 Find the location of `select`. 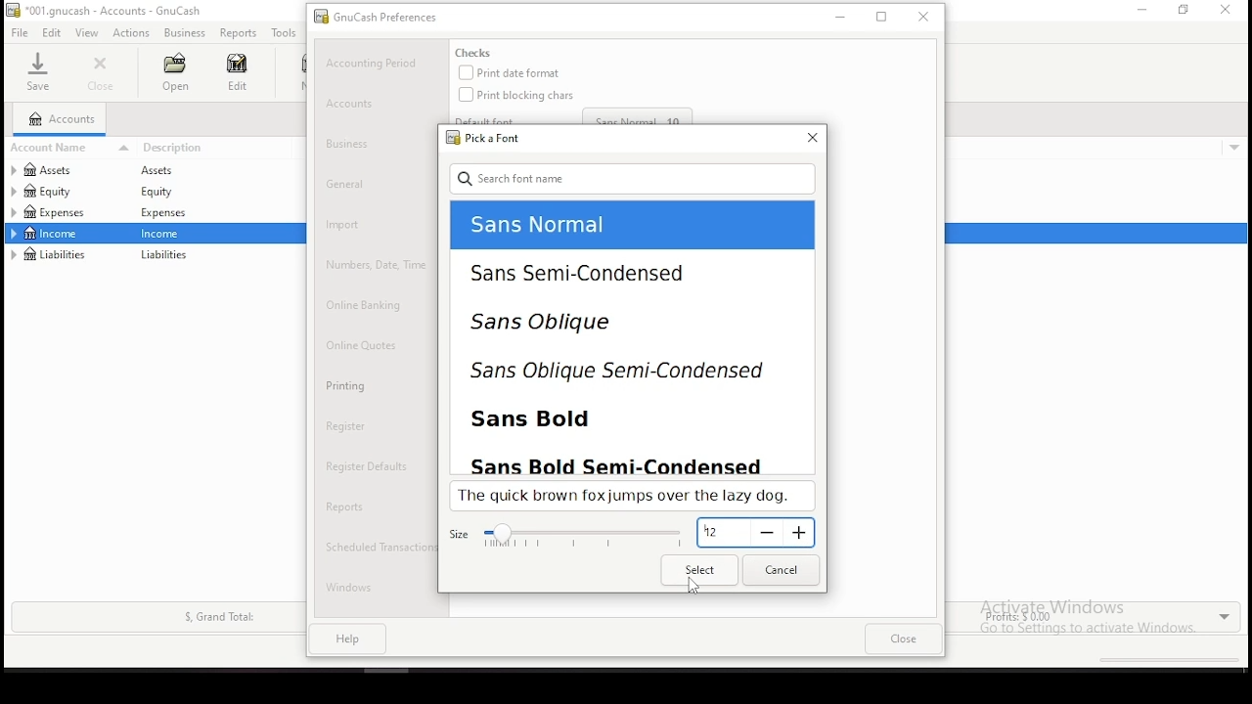

select is located at coordinates (700, 569).